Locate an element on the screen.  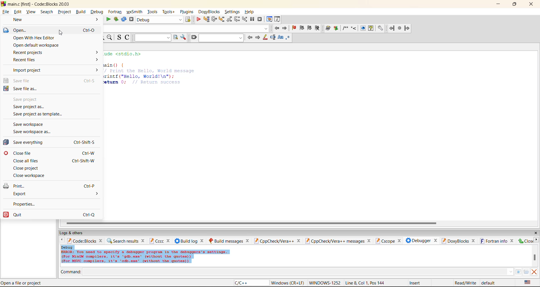
code:blocks is located at coordinates (82, 241).